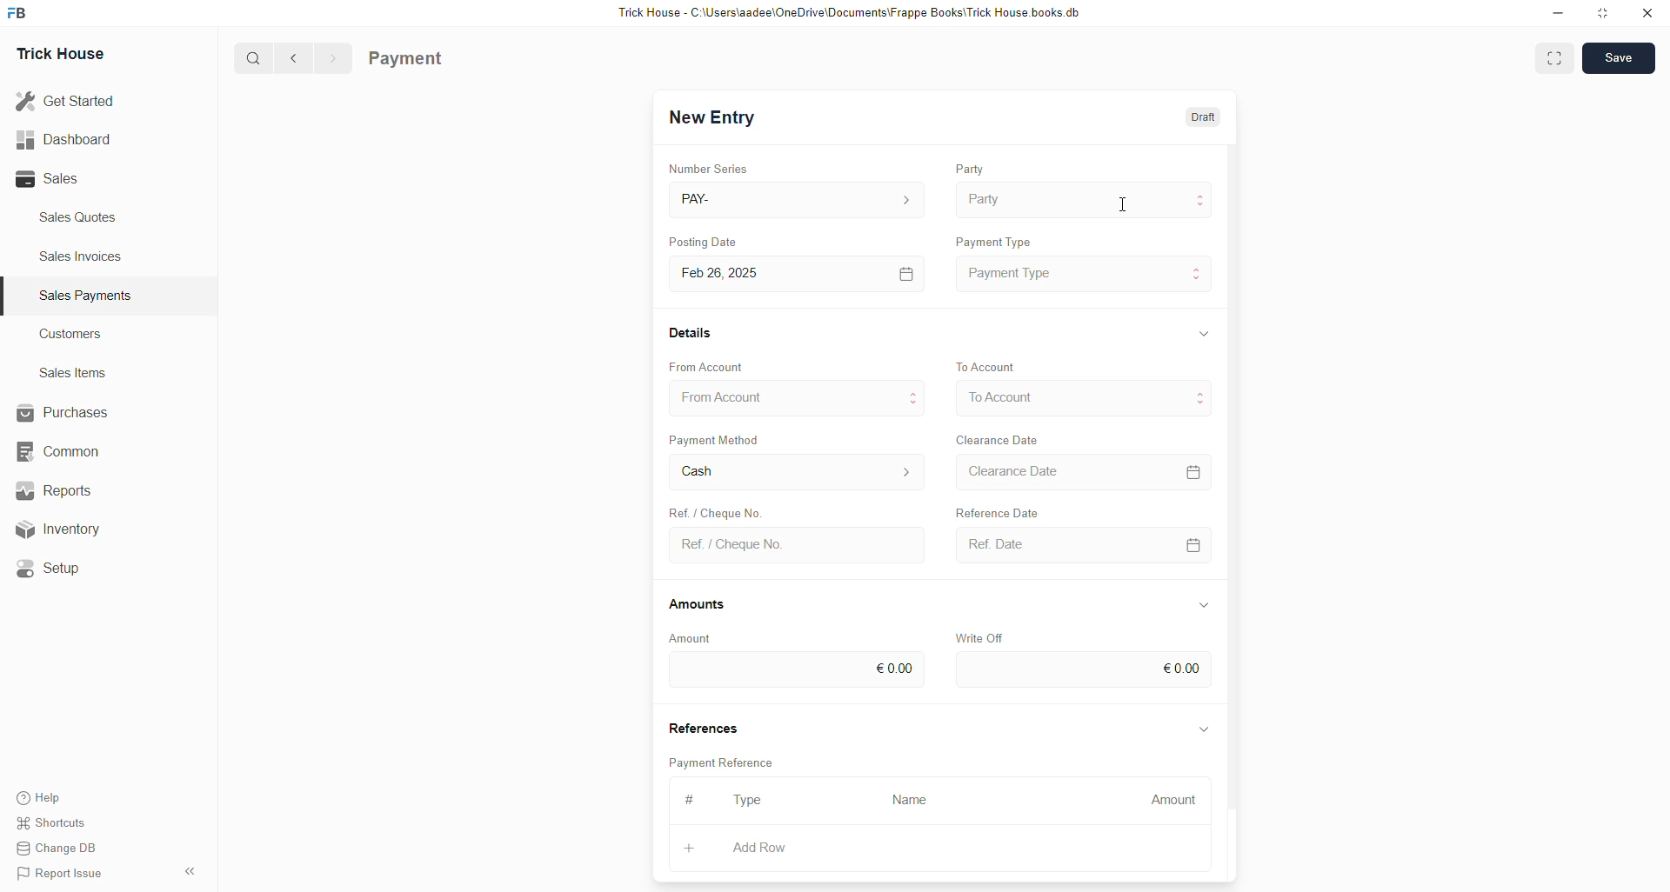  What do you see at coordinates (66, 453) in the screenshot?
I see `Common` at bounding box center [66, 453].